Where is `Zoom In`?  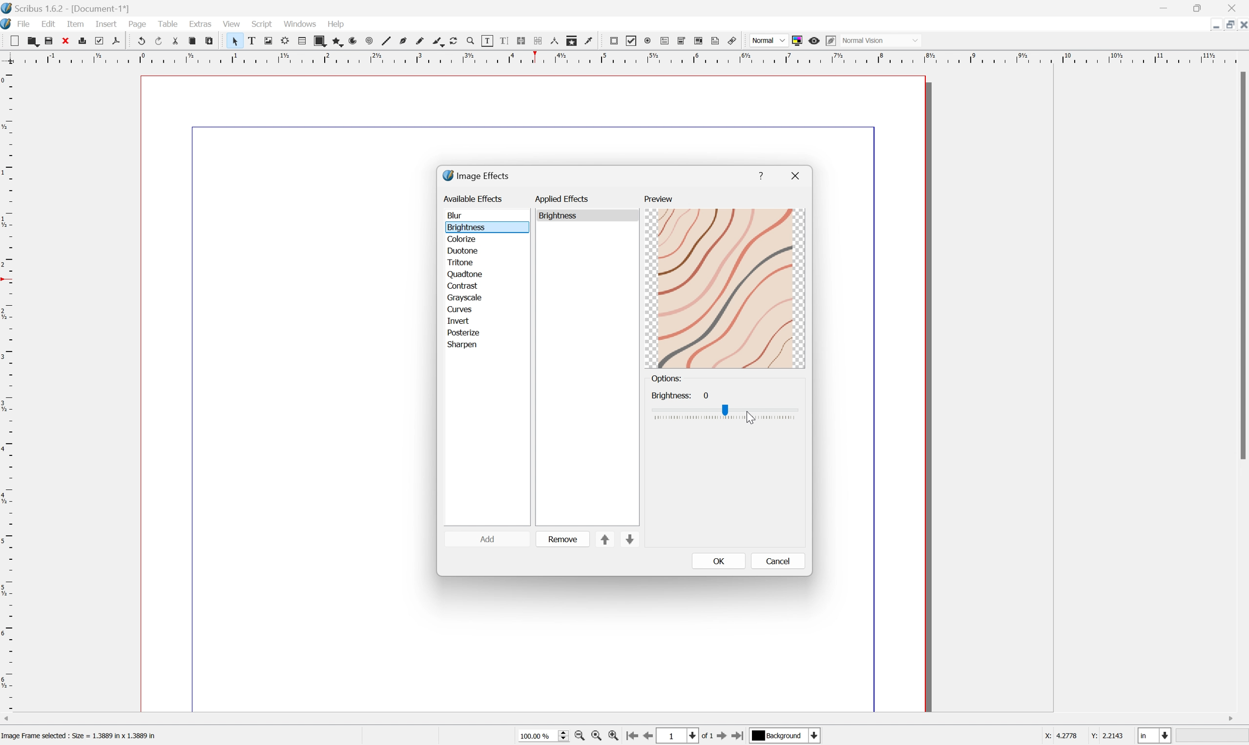 Zoom In is located at coordinates (615, 737).